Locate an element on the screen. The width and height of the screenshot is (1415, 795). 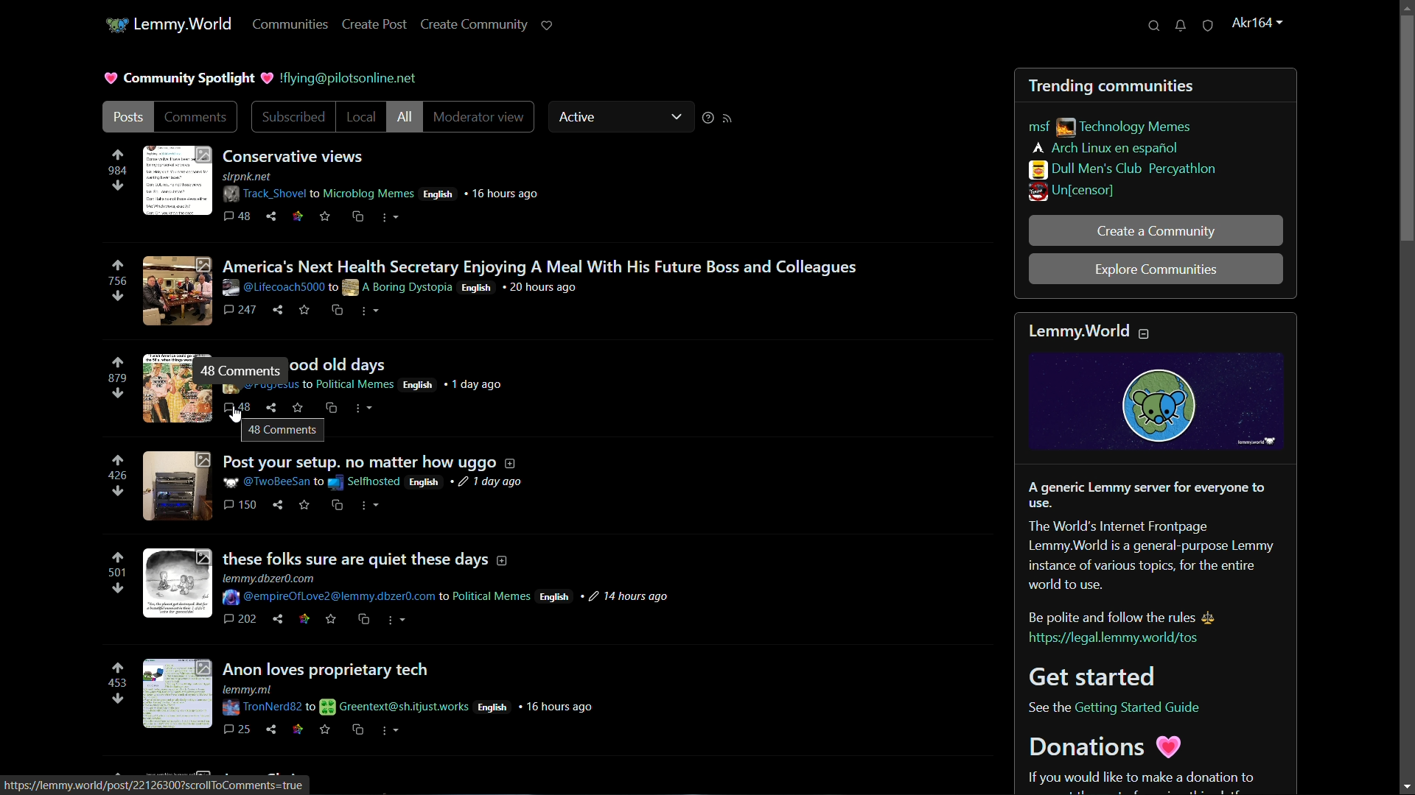
upvote is located at coordinates (118, 559).